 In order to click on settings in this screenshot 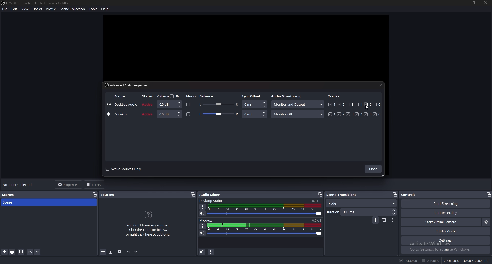, I will do `click(445, 241)`.